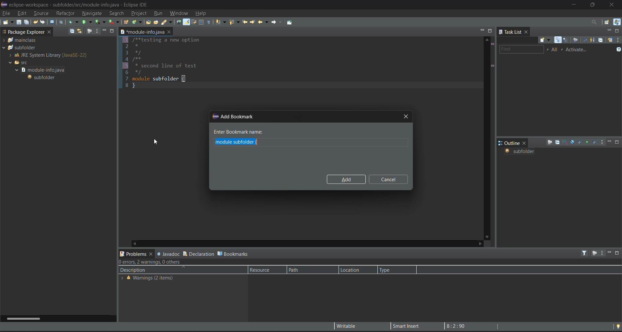 This screenshot has width=622, height=332. What do you see at coordinates (459, 326) in the screenshot?
I see `8:2:90` at bounding box center [459, 326].